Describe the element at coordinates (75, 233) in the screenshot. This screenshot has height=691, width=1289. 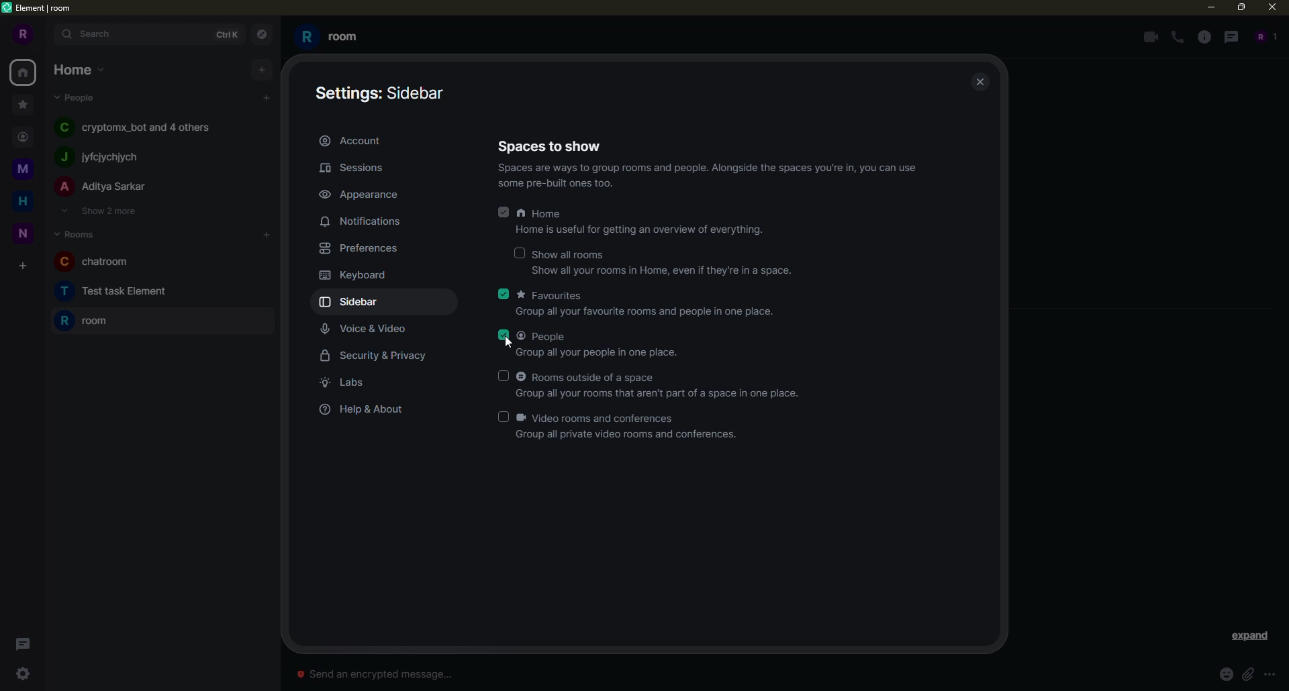
I see `rooms` at that location.